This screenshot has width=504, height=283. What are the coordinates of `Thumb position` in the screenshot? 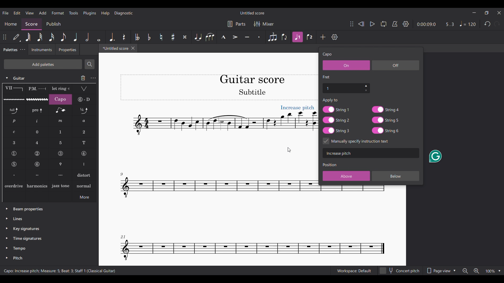 It's located at (61, 164).